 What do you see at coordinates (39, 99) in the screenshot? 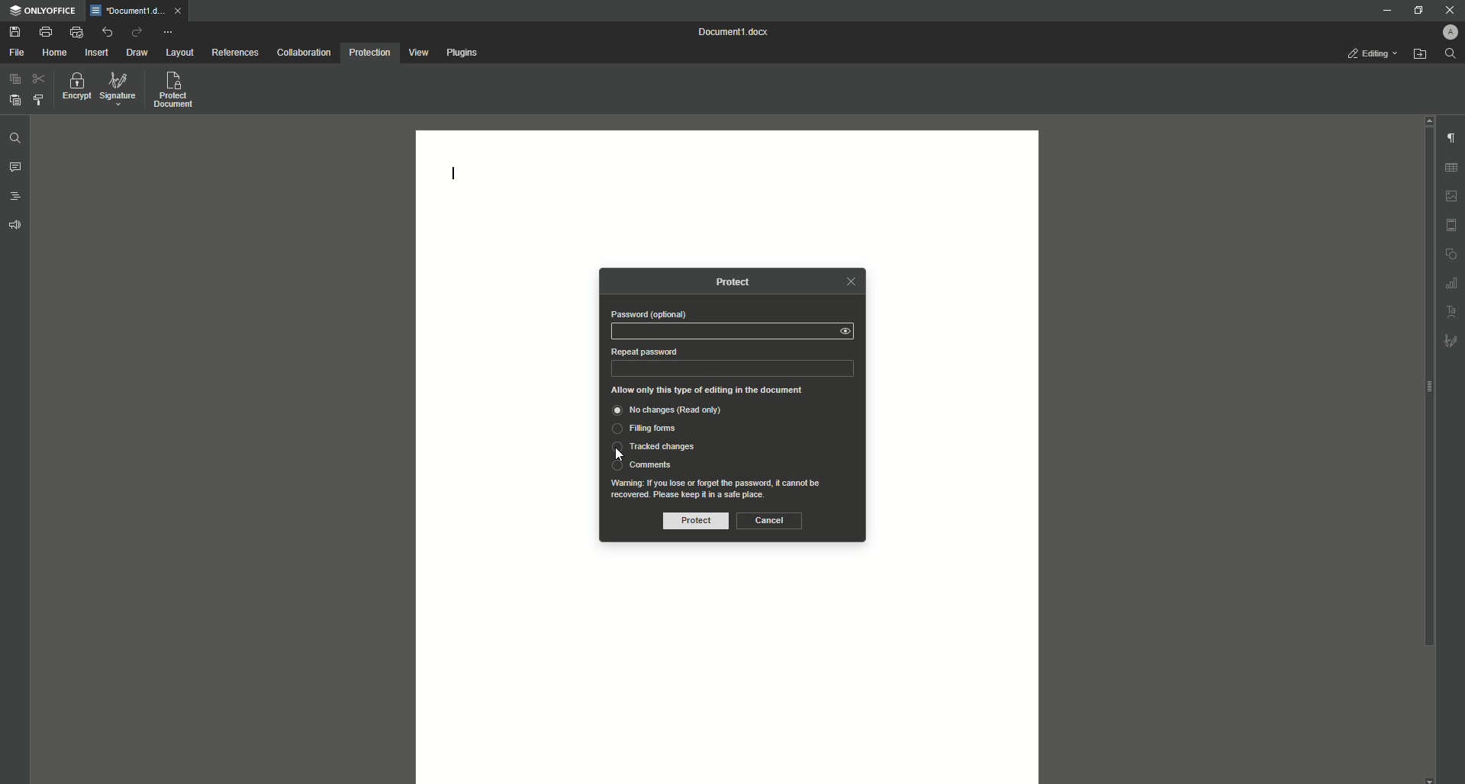
I see `Choose Styling` at bounding box center [39, 99].